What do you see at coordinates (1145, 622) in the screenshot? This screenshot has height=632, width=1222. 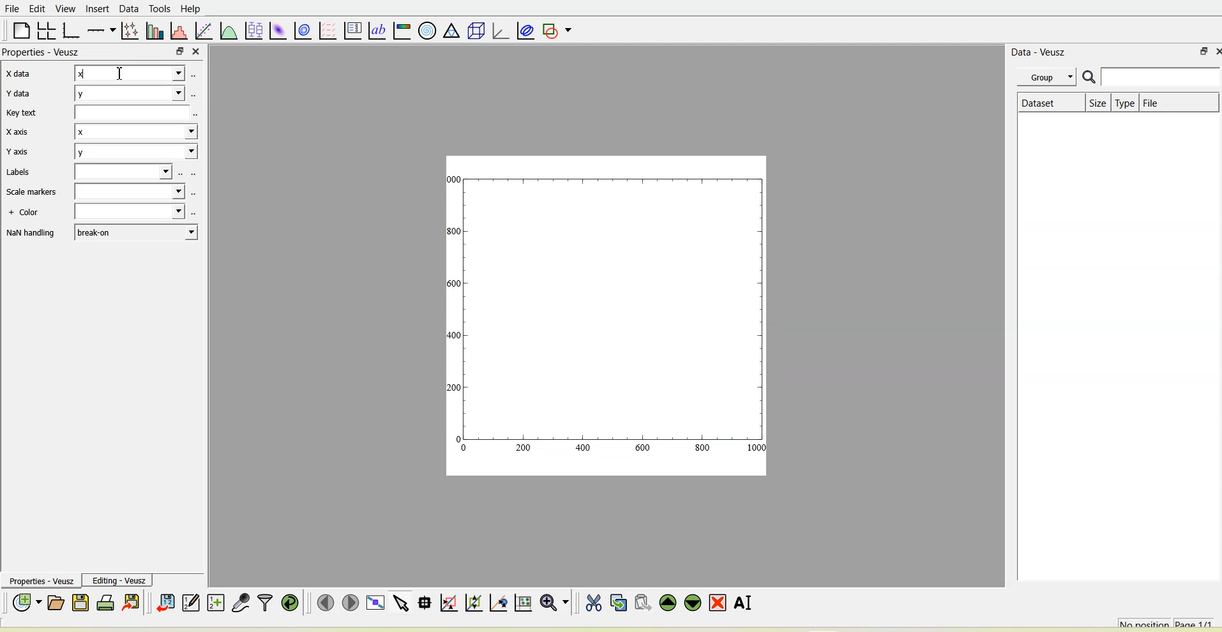 I see `No position` at bounding box center [1145, 622].